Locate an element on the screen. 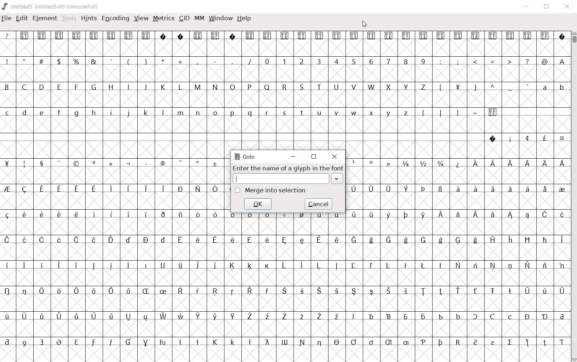  Symbol is located at coordinates (198, 215).